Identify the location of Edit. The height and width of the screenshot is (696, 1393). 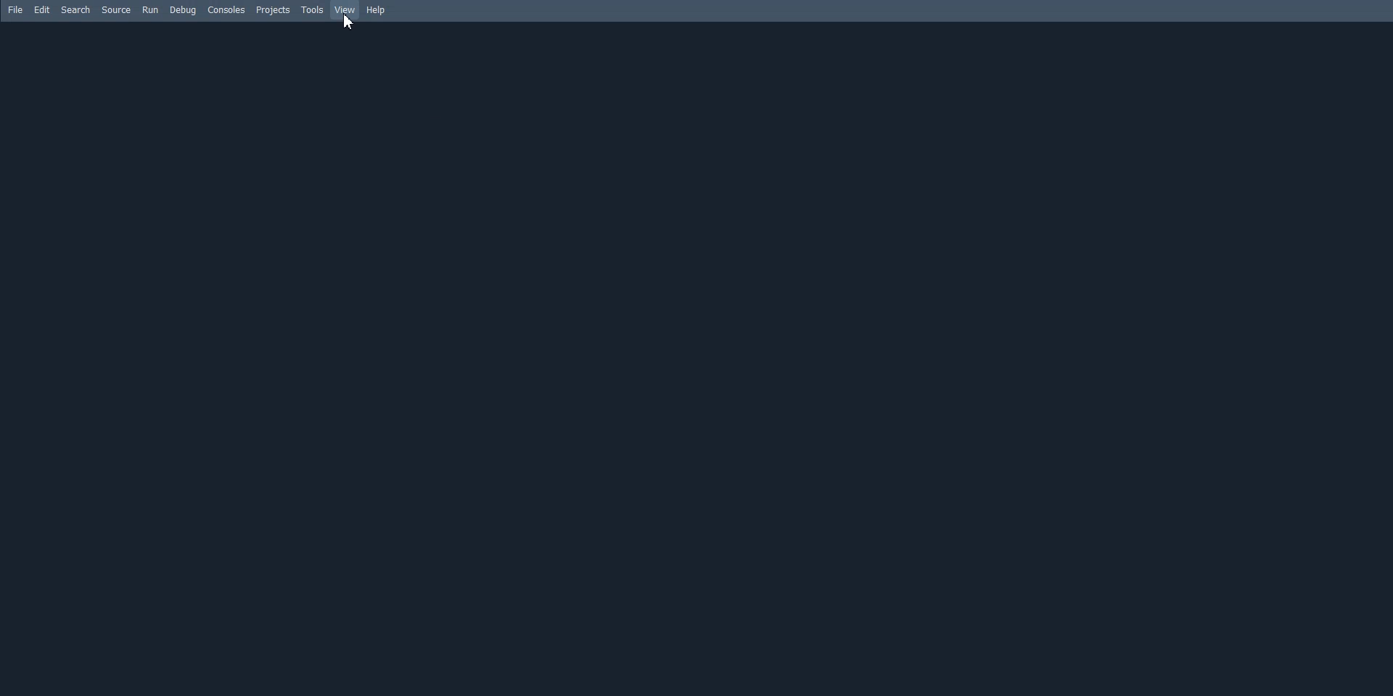
(42, 10).